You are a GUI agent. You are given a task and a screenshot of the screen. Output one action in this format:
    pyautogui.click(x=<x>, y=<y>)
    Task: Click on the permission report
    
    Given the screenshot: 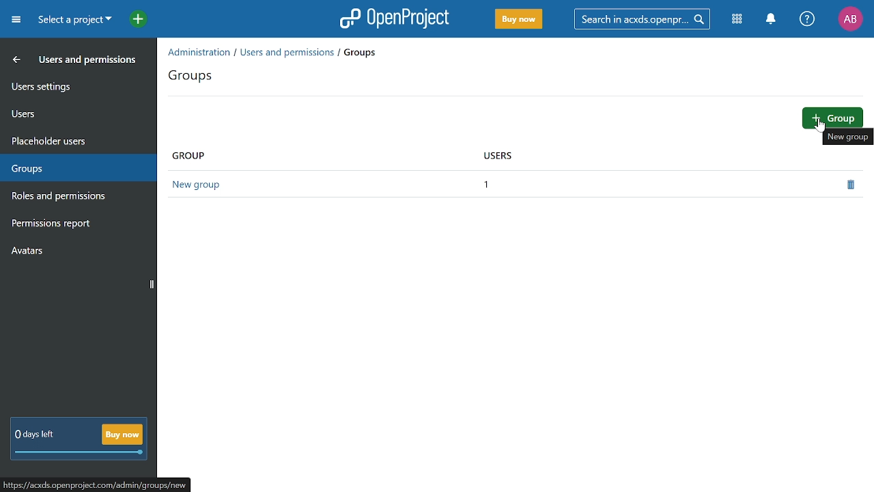 What is the action you would take?
    pyautogui.click(x=73, y=225)
    